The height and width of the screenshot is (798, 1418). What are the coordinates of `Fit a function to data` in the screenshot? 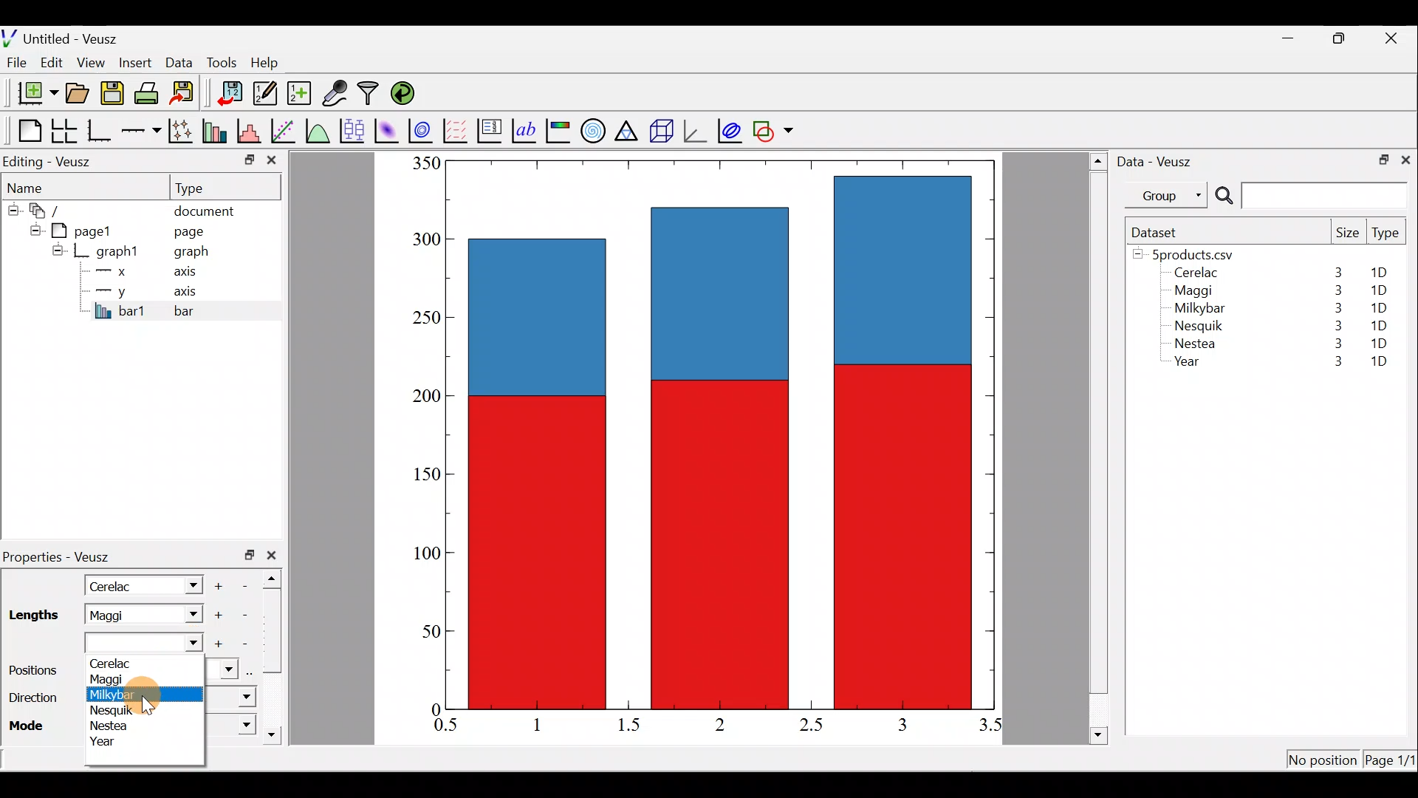 It's located at (284, 129).